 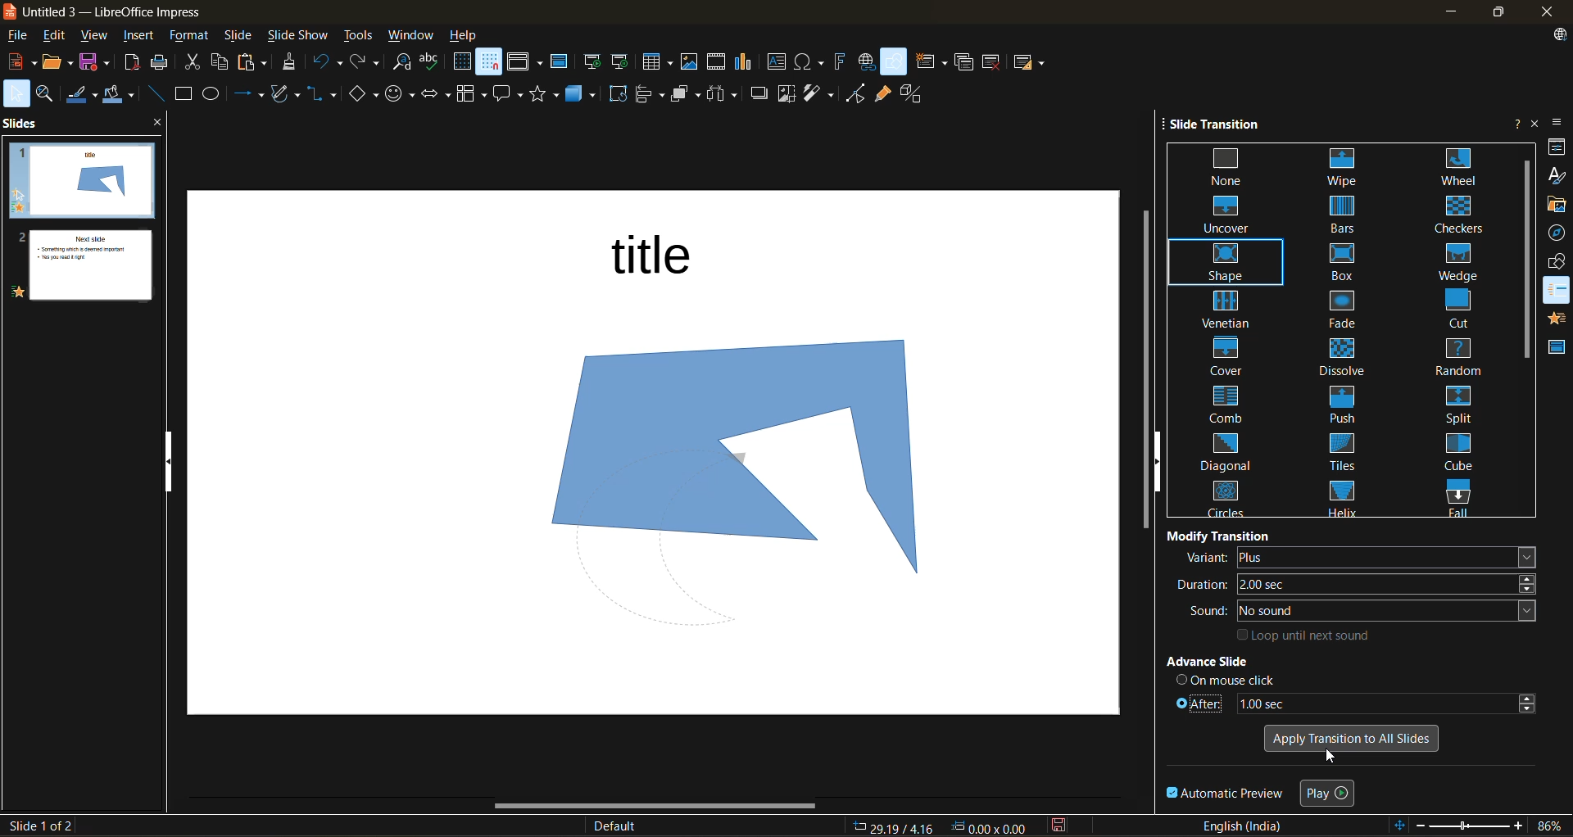 I want to click on arrange, so click(x=687, y=96).